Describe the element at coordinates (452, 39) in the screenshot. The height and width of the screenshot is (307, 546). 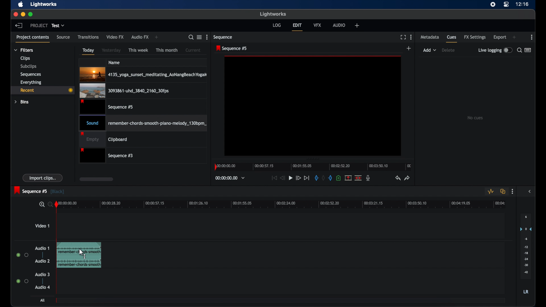
I see `cues` at that location.